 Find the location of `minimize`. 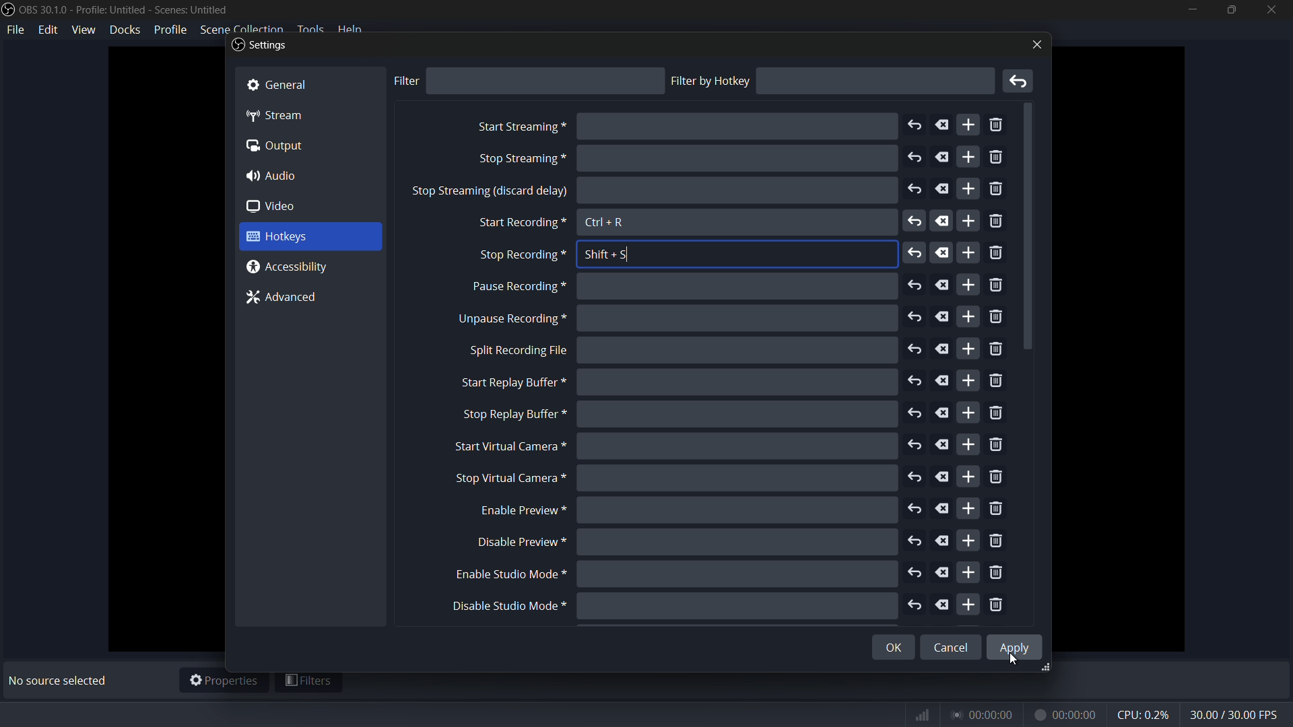

minimize is located at coordinates (1192, 9).